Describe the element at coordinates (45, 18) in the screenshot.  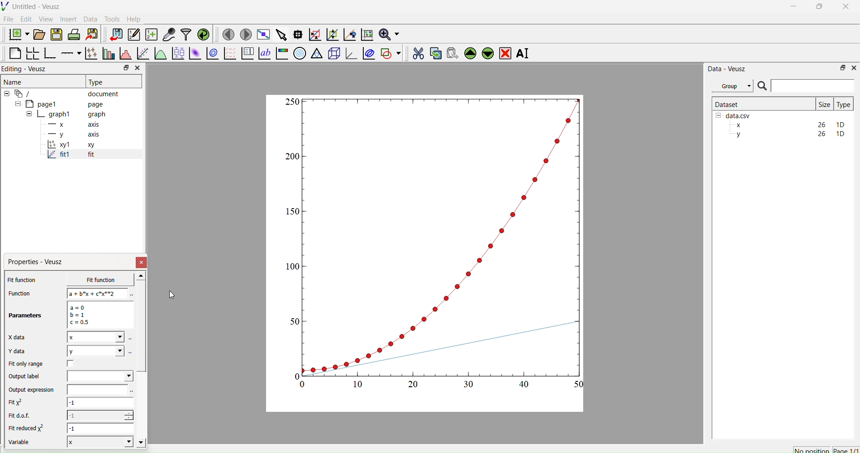
I see `View` at that location.